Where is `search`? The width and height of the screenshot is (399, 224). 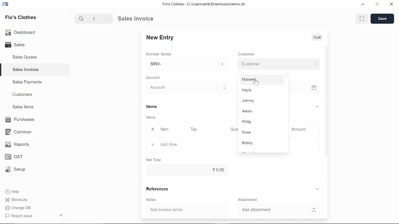
search is located at coordinates (82, 19).